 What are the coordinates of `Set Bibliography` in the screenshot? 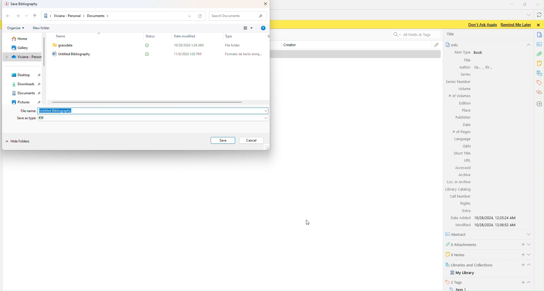 It's located at (23, 4).